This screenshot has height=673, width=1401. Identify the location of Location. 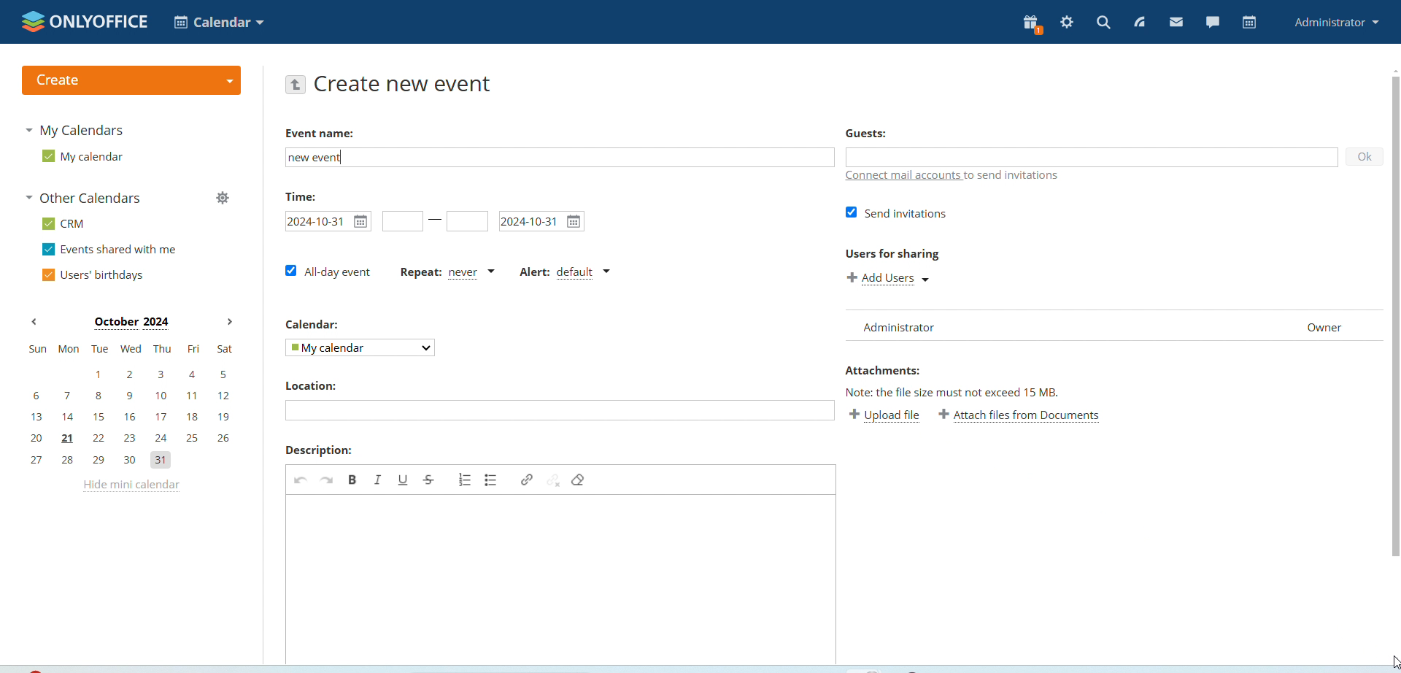
(311, 387).